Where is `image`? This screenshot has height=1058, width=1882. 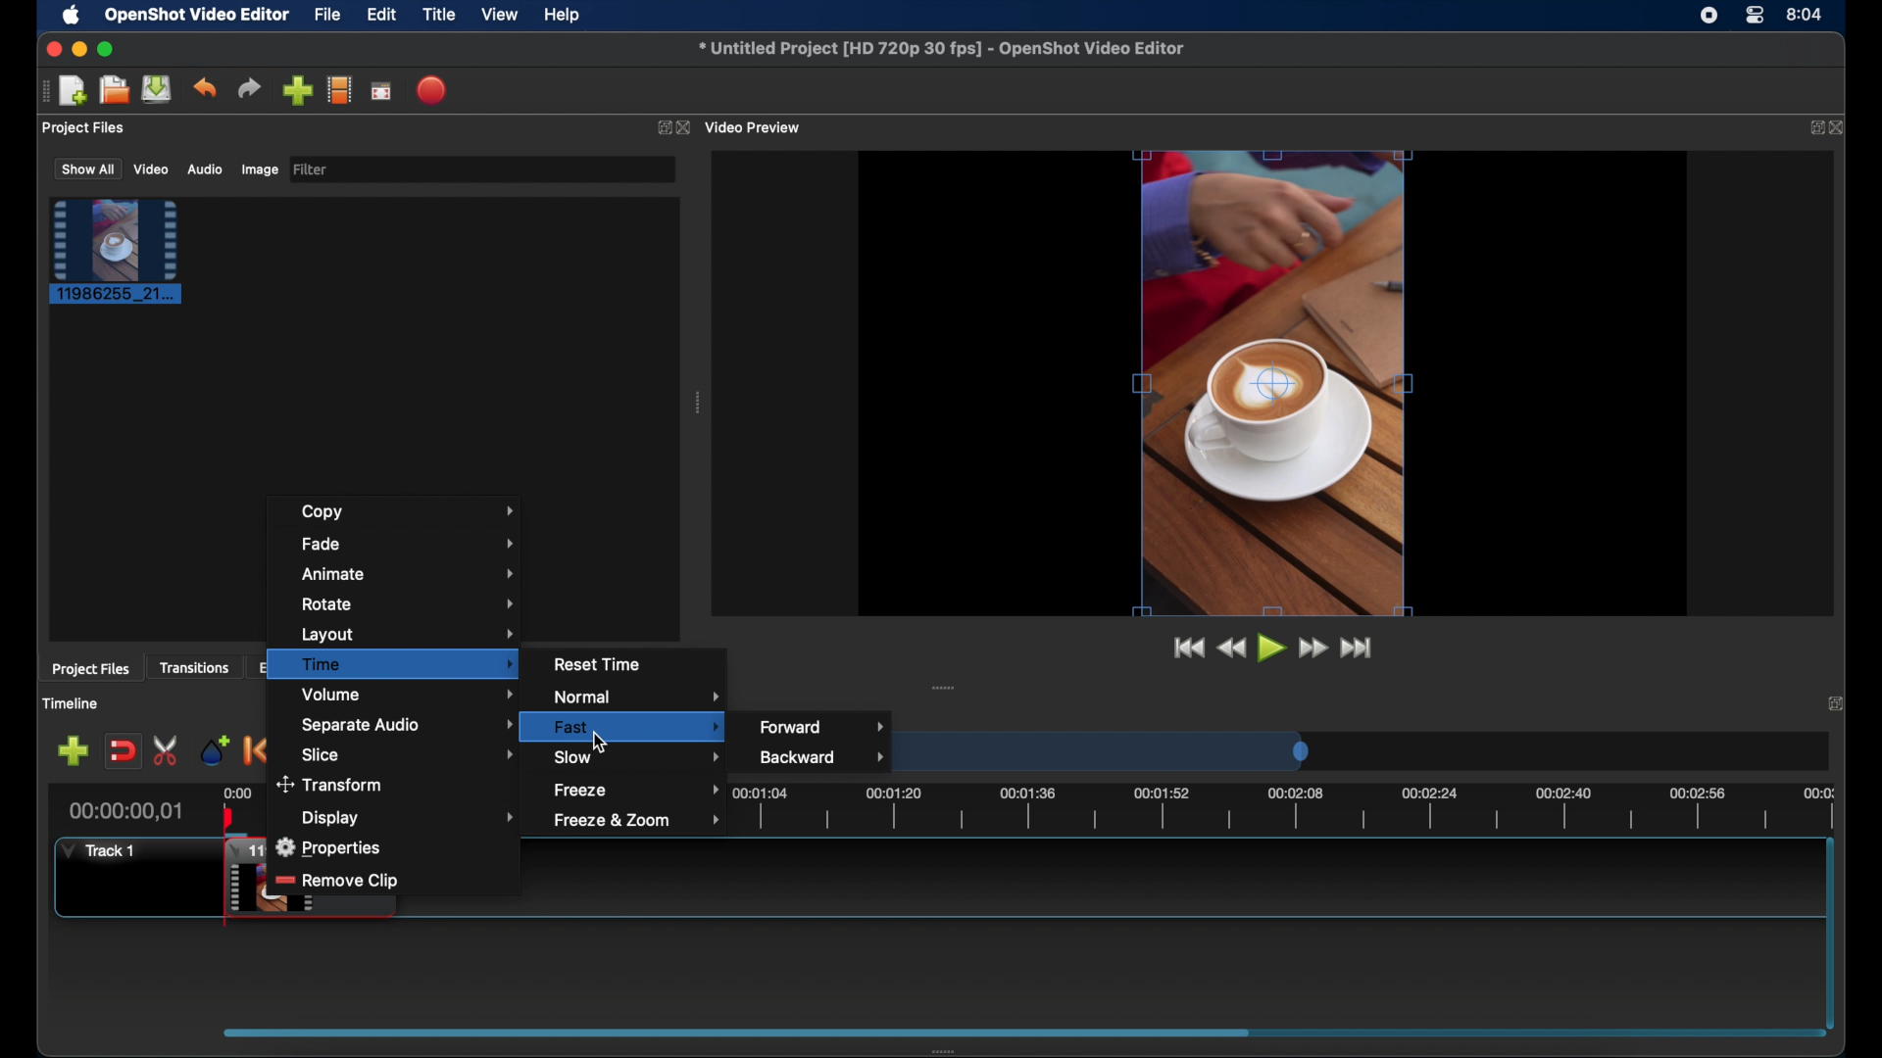
image is located at coordinates (259, 169).